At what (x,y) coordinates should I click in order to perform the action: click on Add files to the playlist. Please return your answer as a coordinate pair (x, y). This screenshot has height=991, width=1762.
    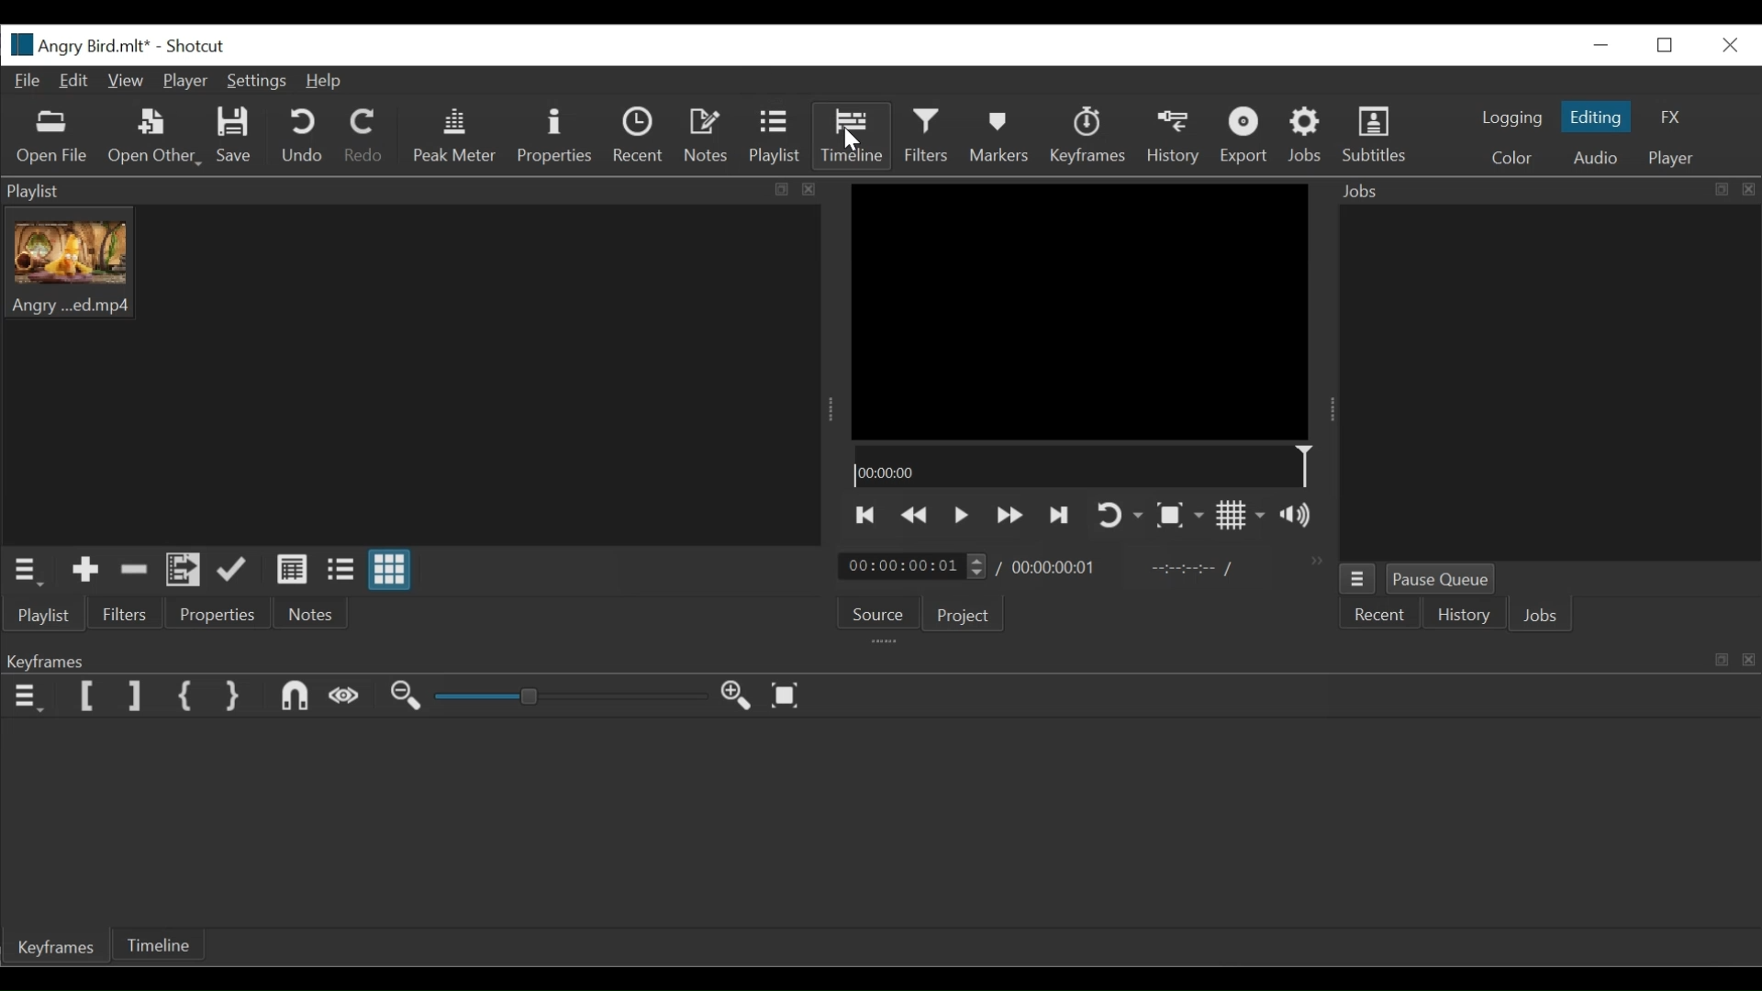
    Looking at the image, I should click on (183, 572).